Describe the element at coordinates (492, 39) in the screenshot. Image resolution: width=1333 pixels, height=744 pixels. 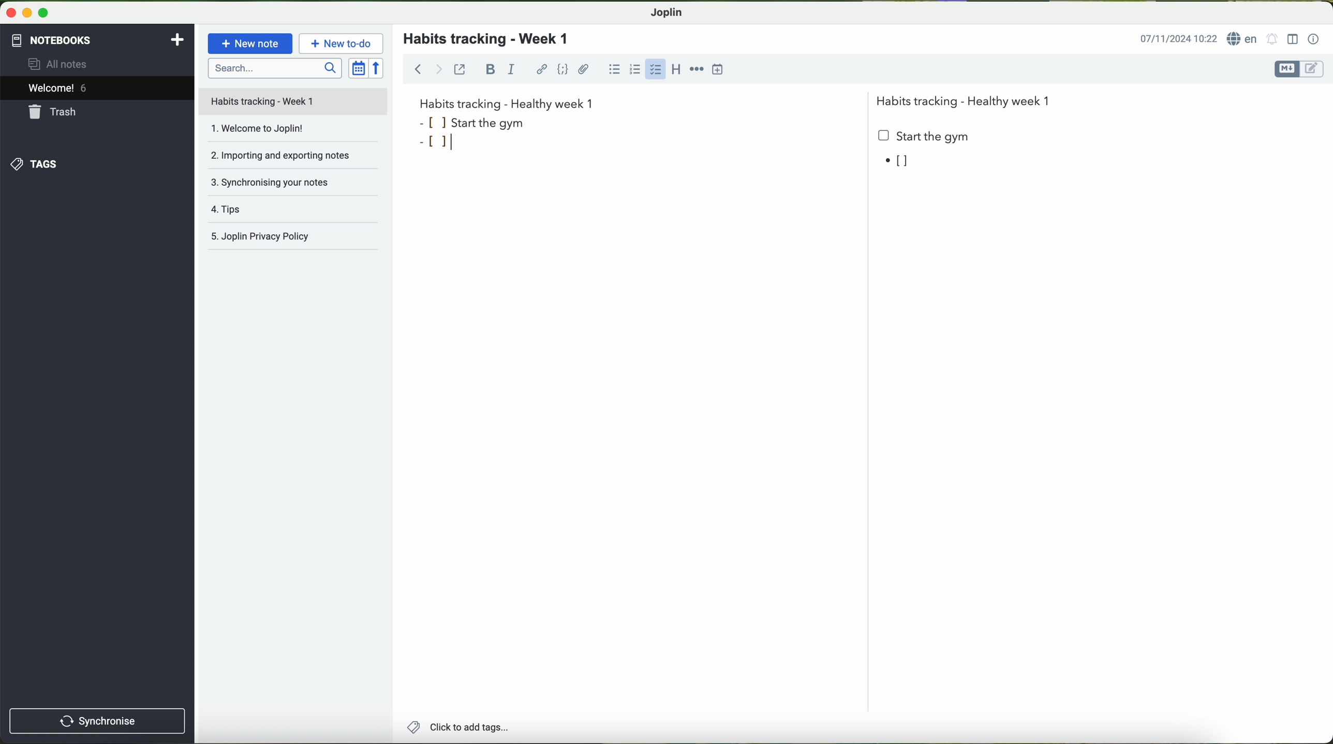
I see `habits tracking - week 1` at that location.